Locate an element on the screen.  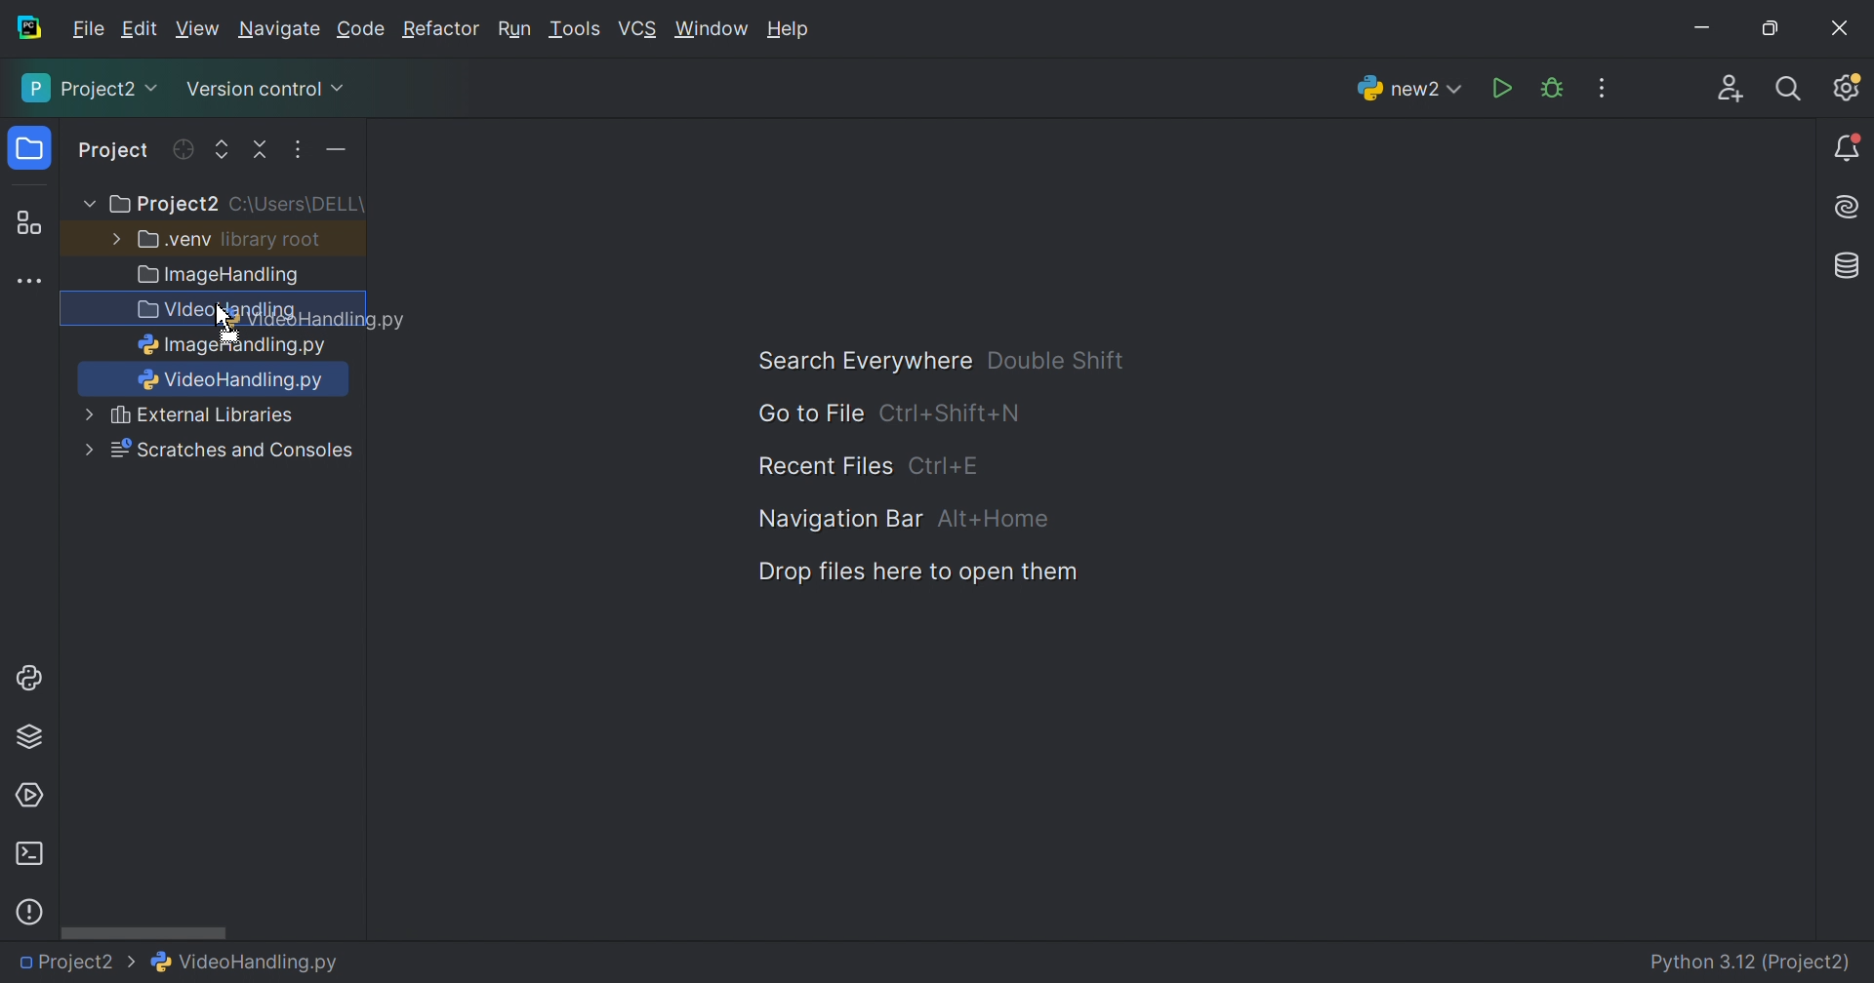
Project is located at coordinates (115, 152).